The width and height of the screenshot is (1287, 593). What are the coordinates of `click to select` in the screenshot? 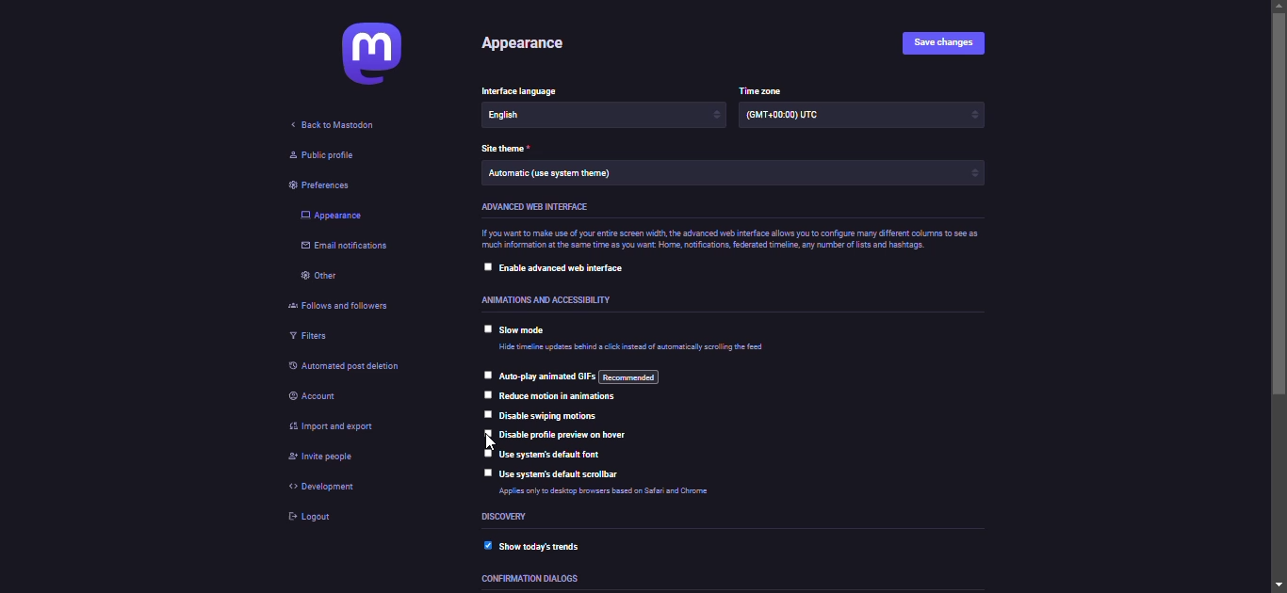 It's located at (486, 433).